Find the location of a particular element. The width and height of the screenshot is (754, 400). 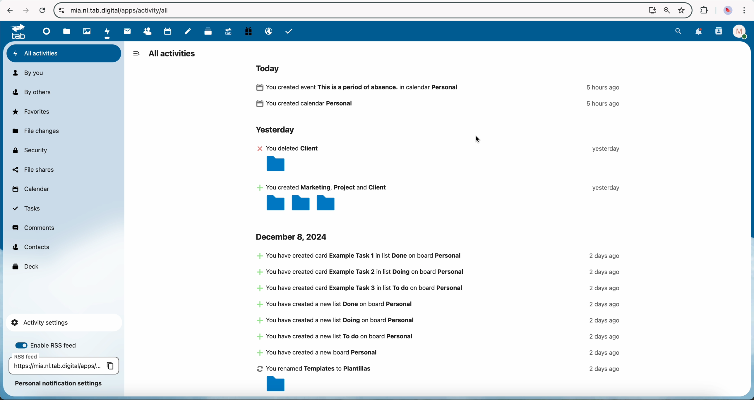

navigate foward is located at coordinates (25, 10).